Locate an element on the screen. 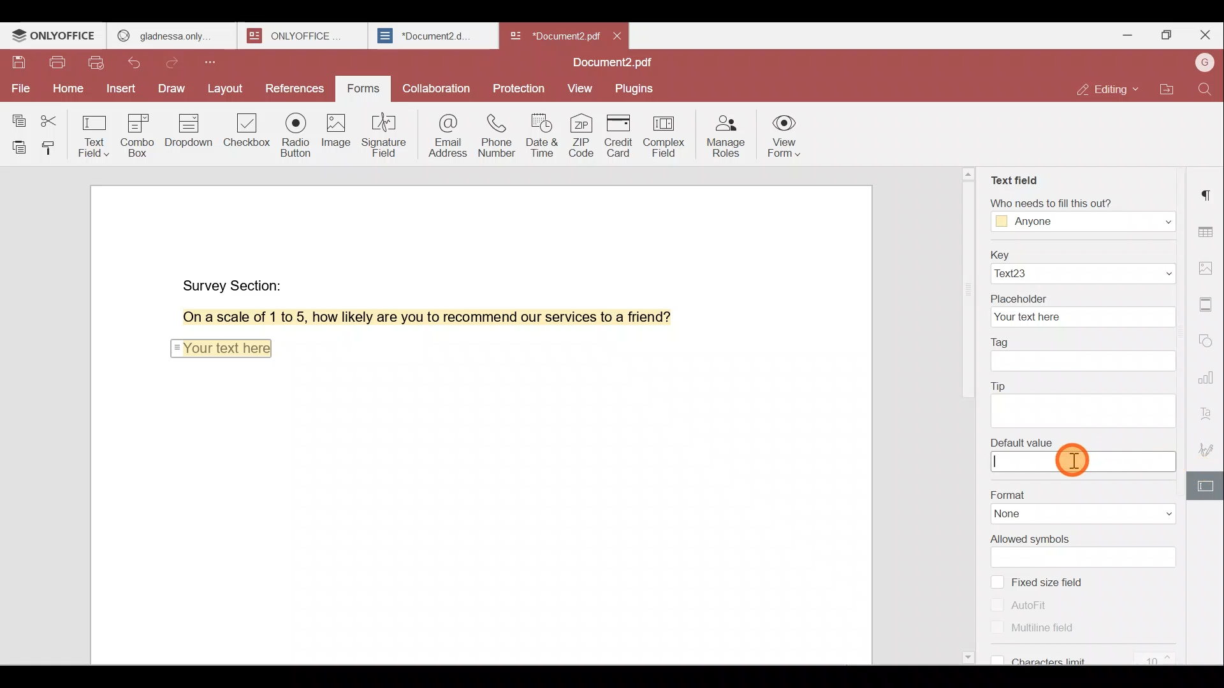 The width and height of the screenshot is (1224, 688). Draw is located at coordinates (173, 90).